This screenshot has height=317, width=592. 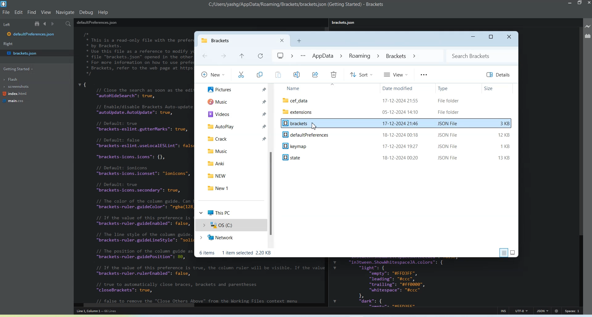 What do you see at coordinates (97, 22) in the screenshot?
I see `defaultPreferences.json` at bounding box center [97, 22].